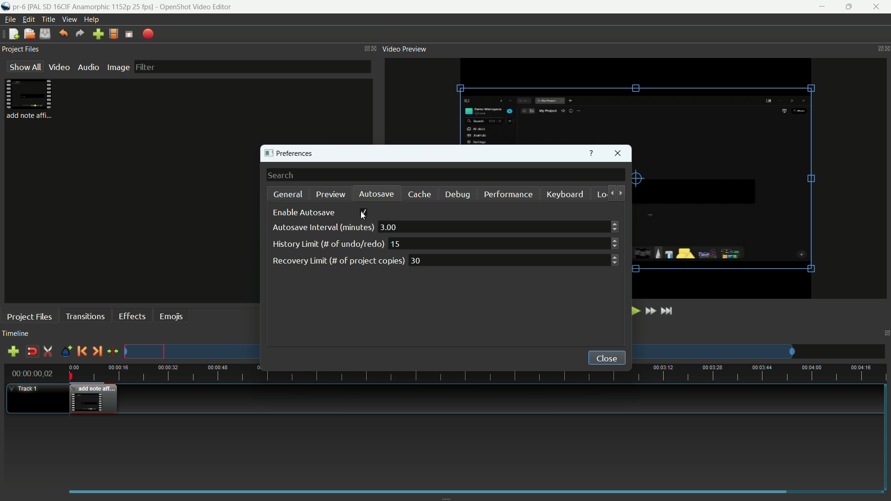  Describe the element at coordinates (82, 351) in the screenshot. I see `previous marker` at that location.